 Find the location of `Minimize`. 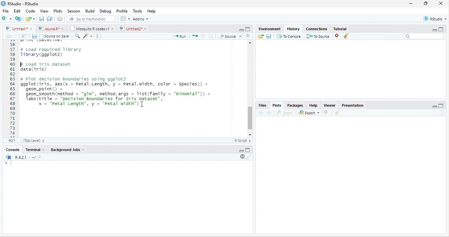

Minimize is located at coordinates (435, 107).